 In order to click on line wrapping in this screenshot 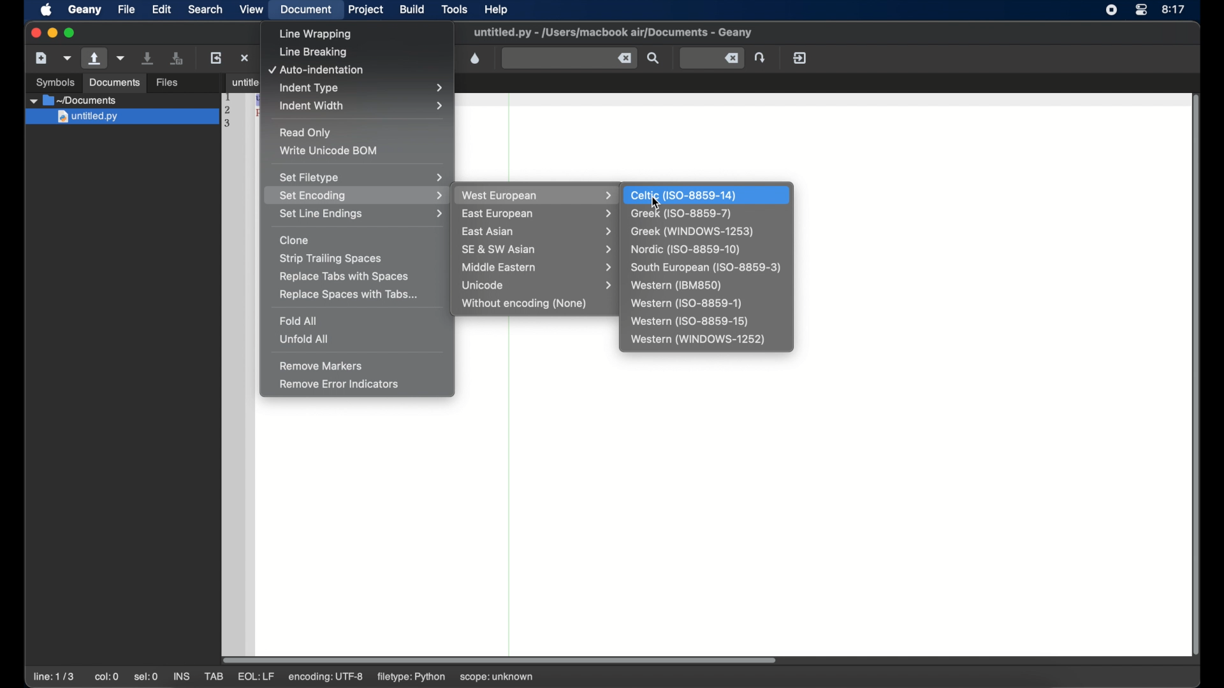, I will do `click(317, 34)`.